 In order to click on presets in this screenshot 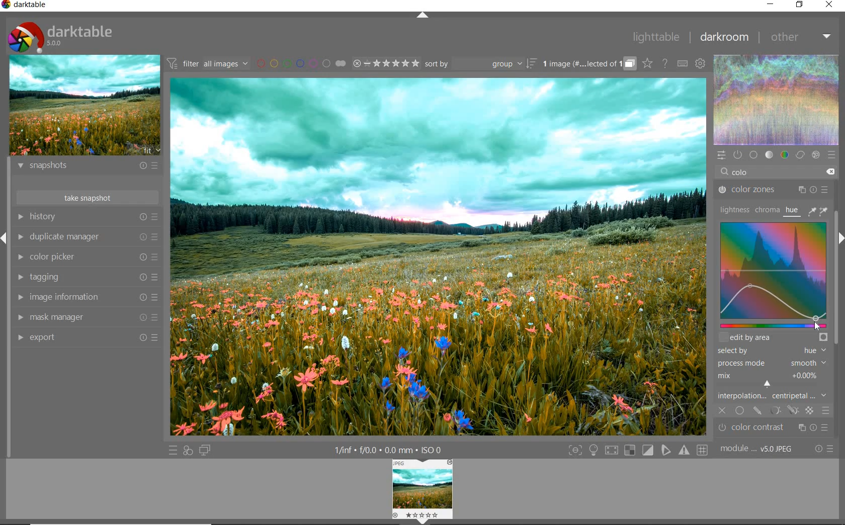, I will do `click(831, 155)`.